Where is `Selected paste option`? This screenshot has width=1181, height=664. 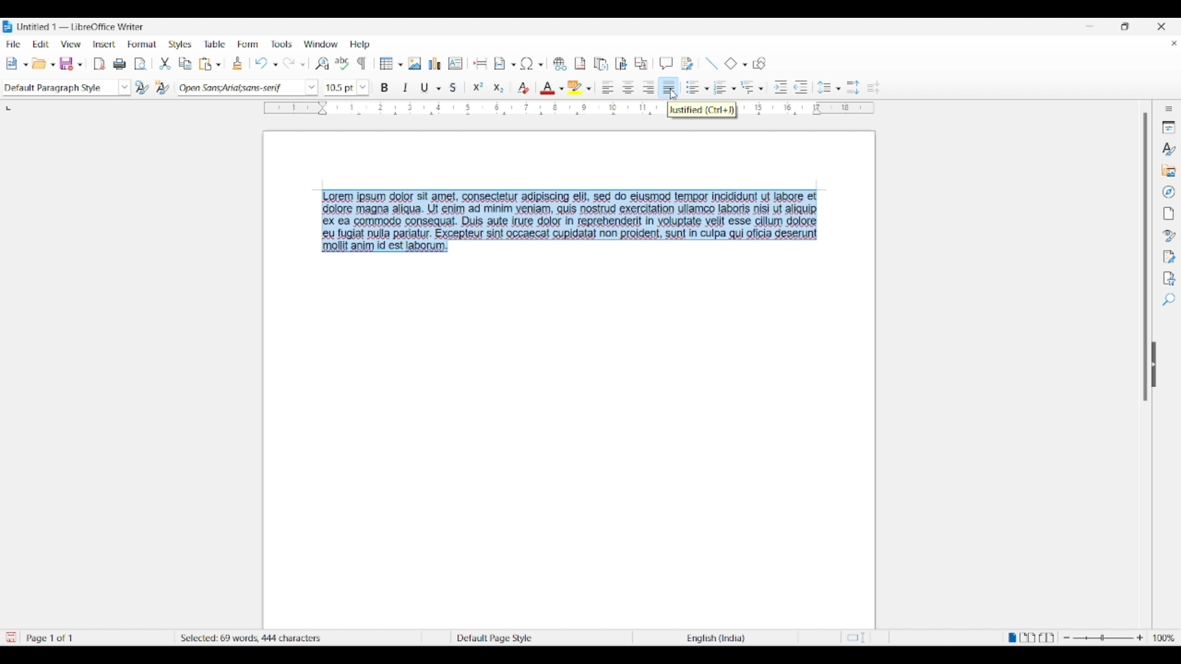
Selected paste option is located at coordinates (205, 63).